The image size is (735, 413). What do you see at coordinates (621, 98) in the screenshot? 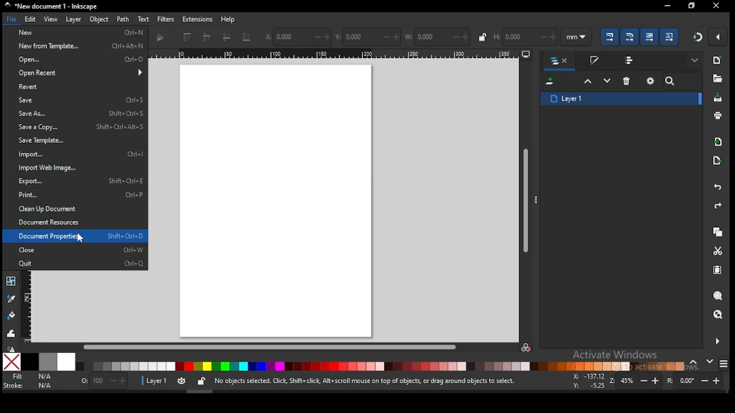
I see `layer 1` at bounding box center [621, 98].